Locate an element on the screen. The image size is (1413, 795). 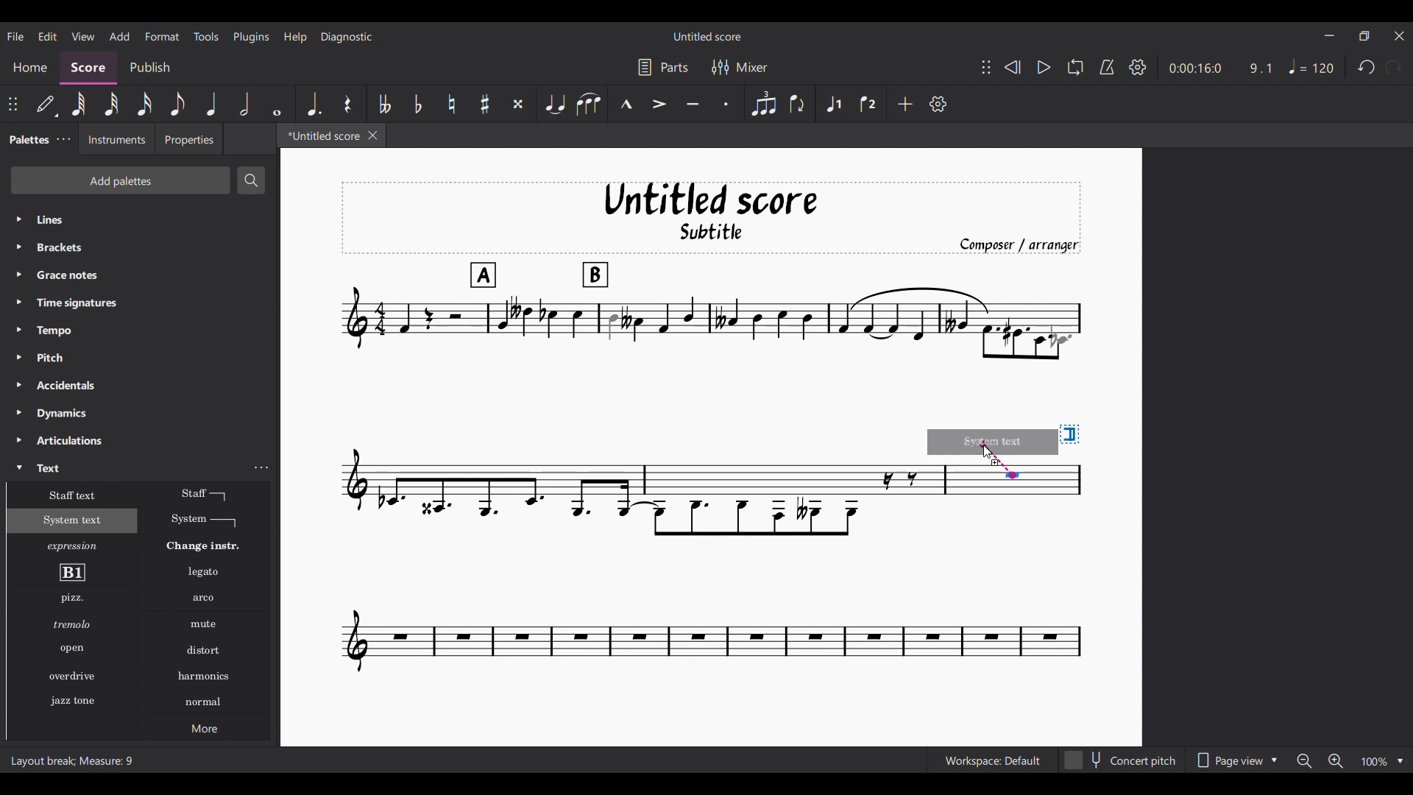
Tenuto is located at coordinates (693, 105).